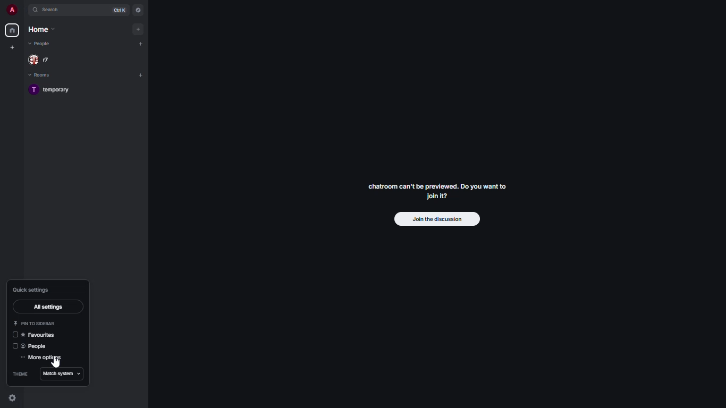 The image size is (726, 408). I want to click on ctrl K, so click(120, 10).